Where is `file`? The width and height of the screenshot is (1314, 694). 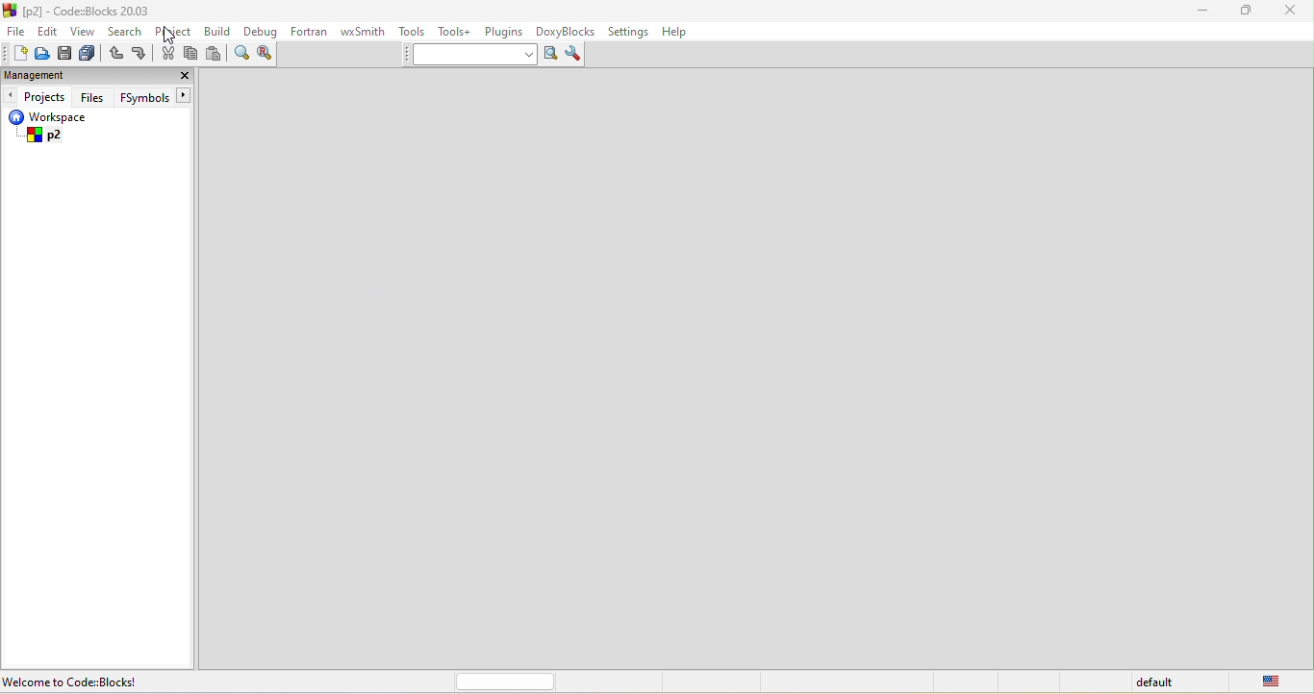
file is located at coordinates (14, 31).